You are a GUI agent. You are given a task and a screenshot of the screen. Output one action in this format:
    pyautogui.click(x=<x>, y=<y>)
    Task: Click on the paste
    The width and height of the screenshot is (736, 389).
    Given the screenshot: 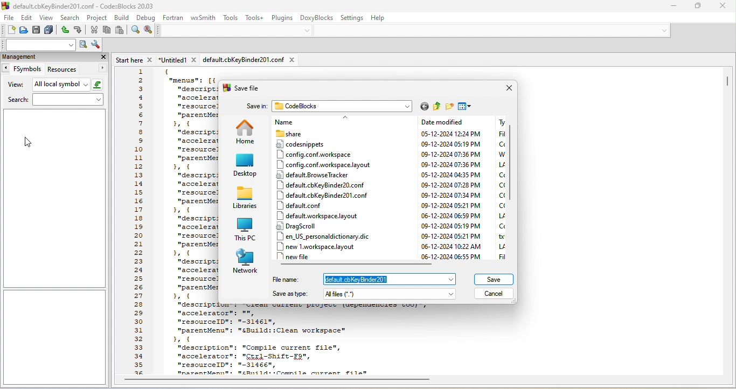 What is the action you would take?
    pyautogui.click(x=120, y=30)
    